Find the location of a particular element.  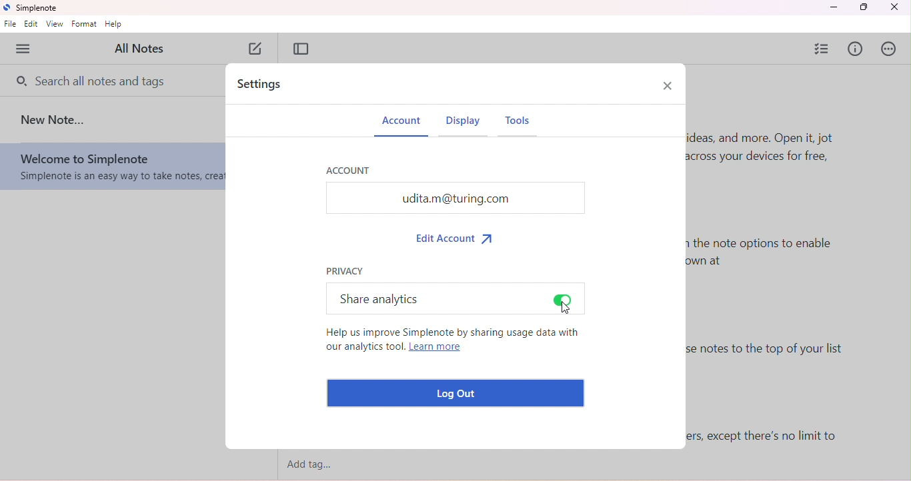

text on pinned notes is located at coordinates (776, 355).